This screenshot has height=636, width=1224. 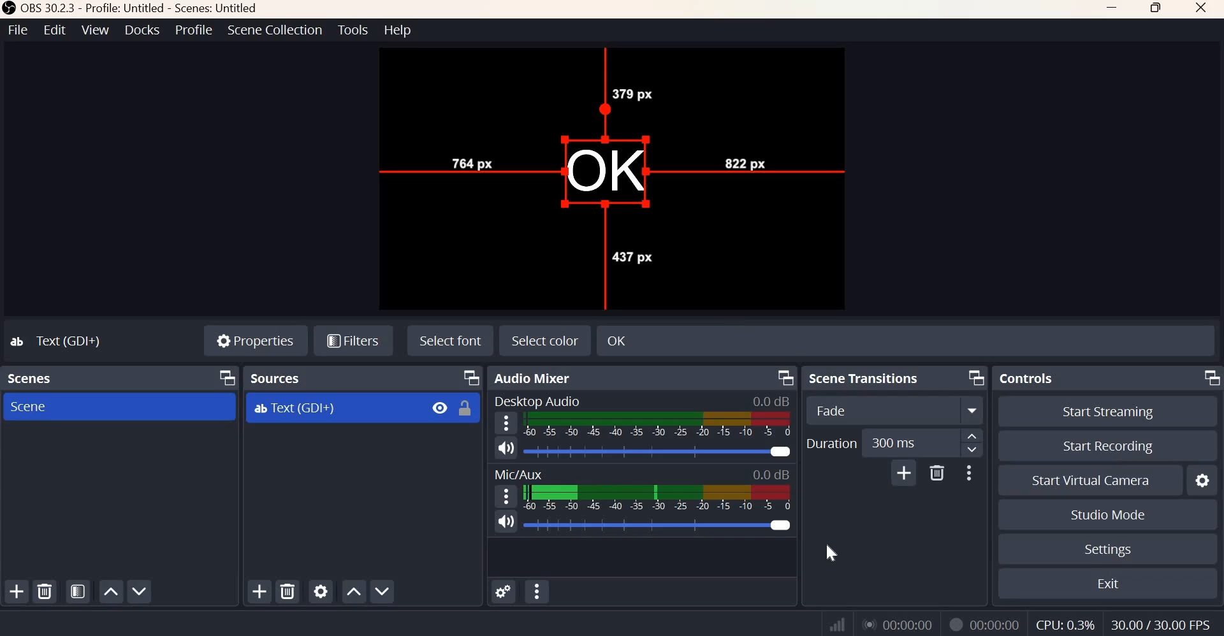 I want to click on configure virtual camera, so click(x=1201, y=480).